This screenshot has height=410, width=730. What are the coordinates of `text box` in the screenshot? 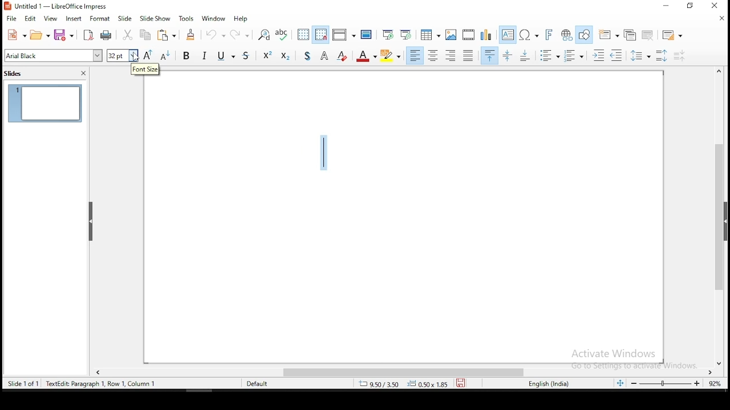 It's located at (508, 35).